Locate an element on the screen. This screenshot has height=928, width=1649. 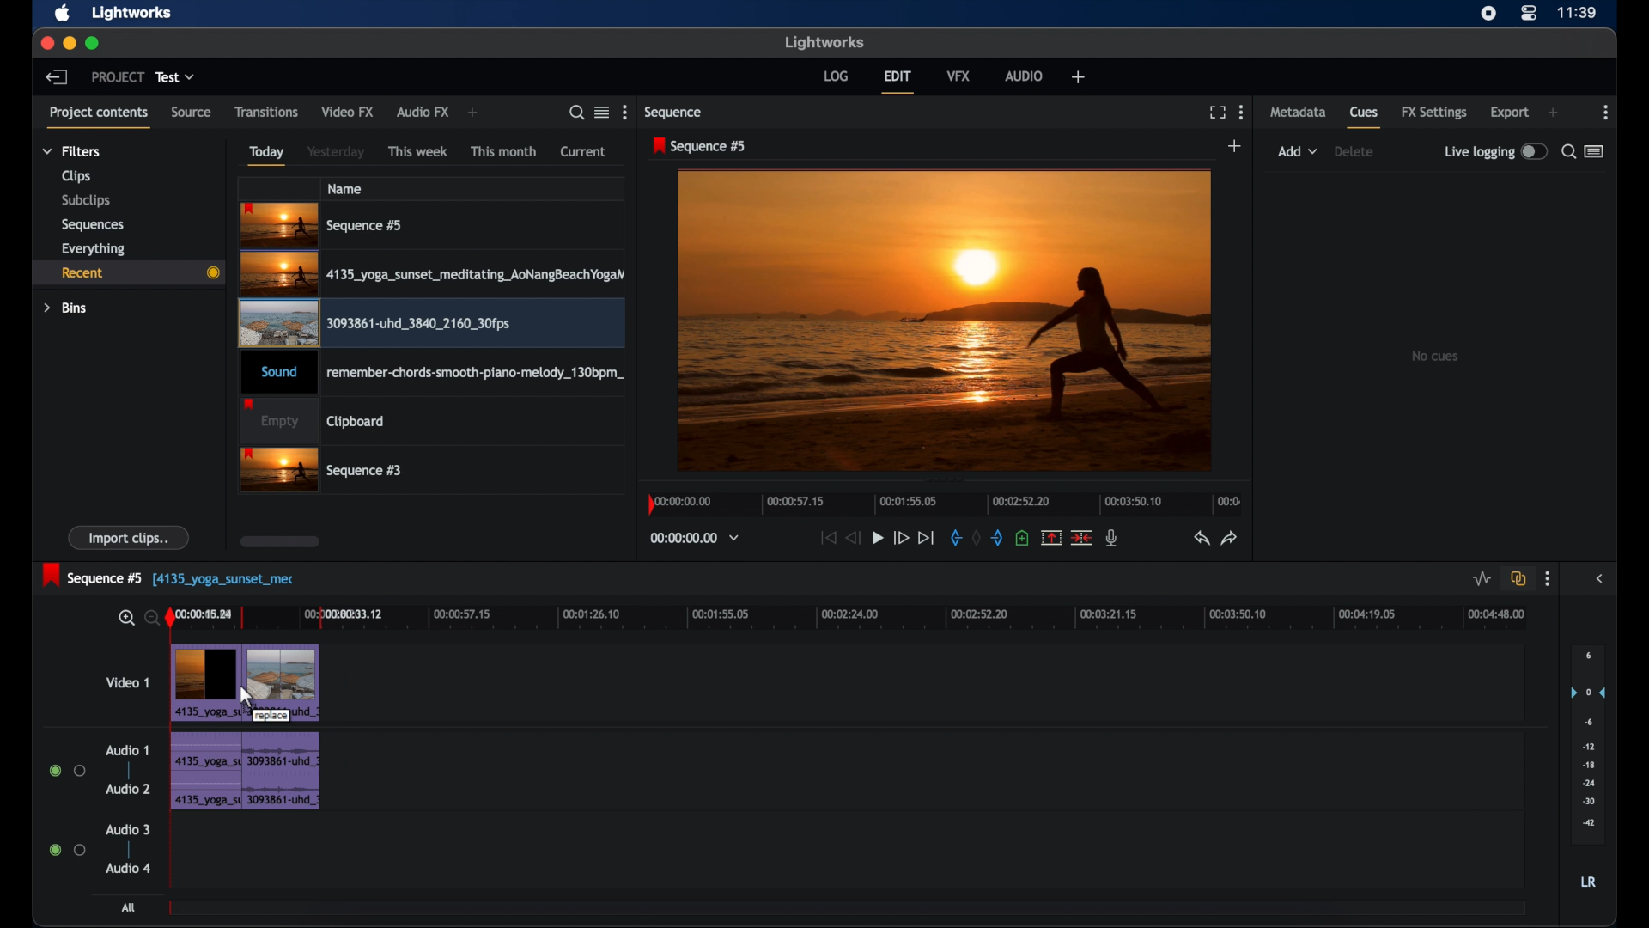
vfx is located at coordinates (959, 77).